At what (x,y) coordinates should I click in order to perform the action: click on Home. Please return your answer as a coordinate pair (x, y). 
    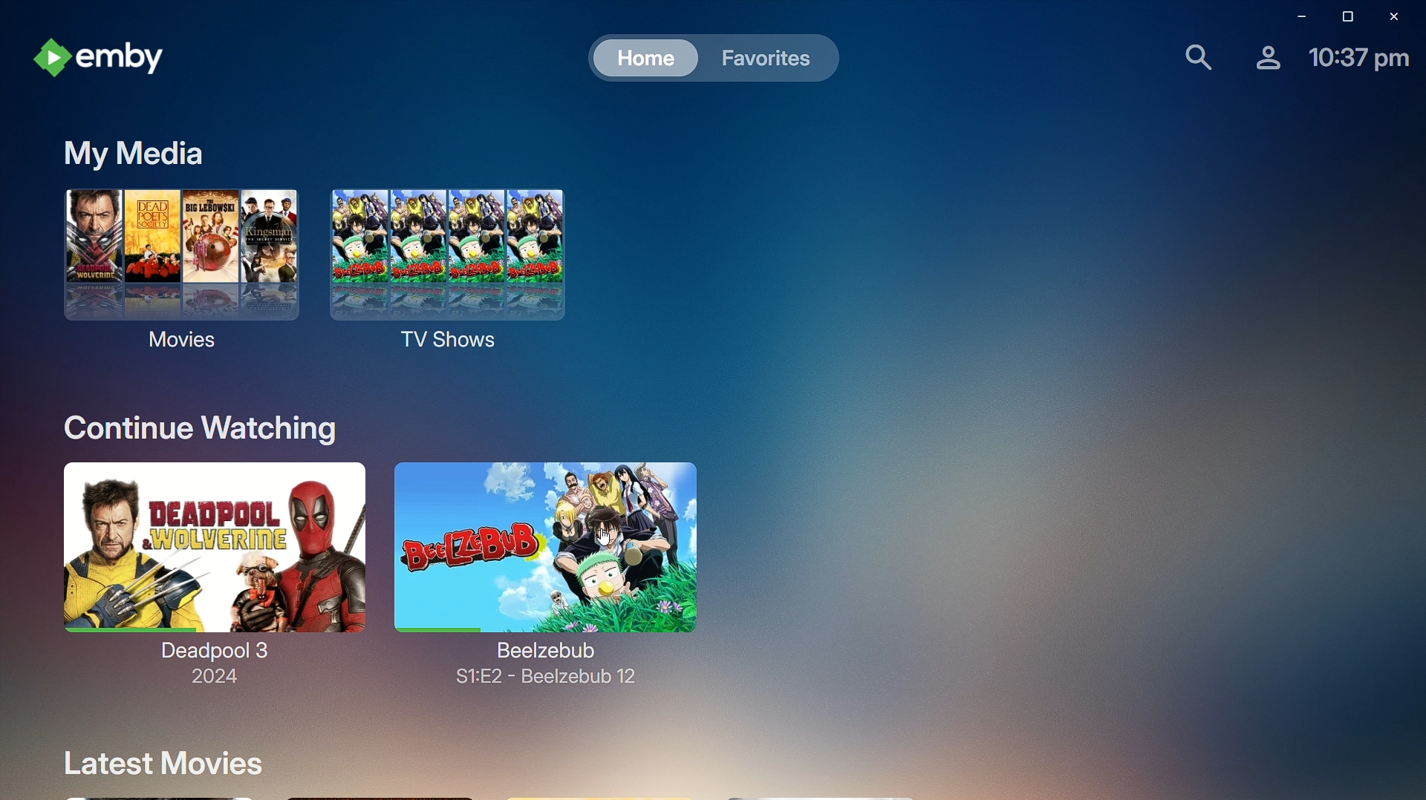
    Looking at the image, I should click on (643, 56).